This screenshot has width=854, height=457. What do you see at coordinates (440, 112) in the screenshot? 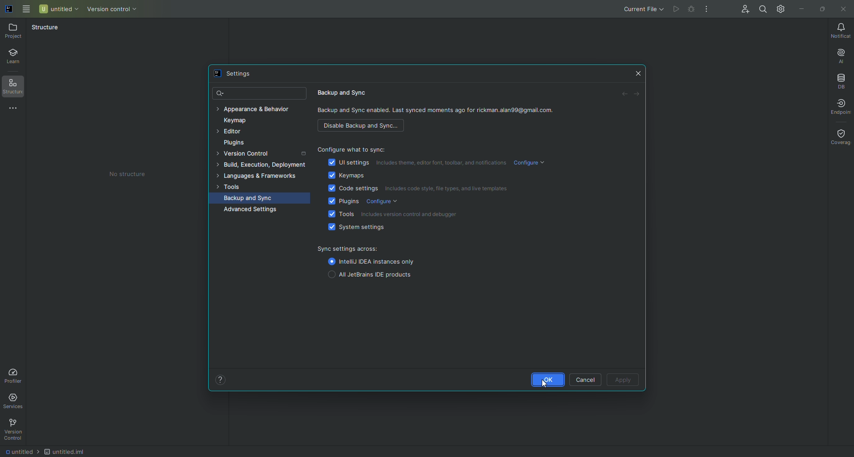
I see `Backup and Sync disabled` at bounding box center [440, 112].